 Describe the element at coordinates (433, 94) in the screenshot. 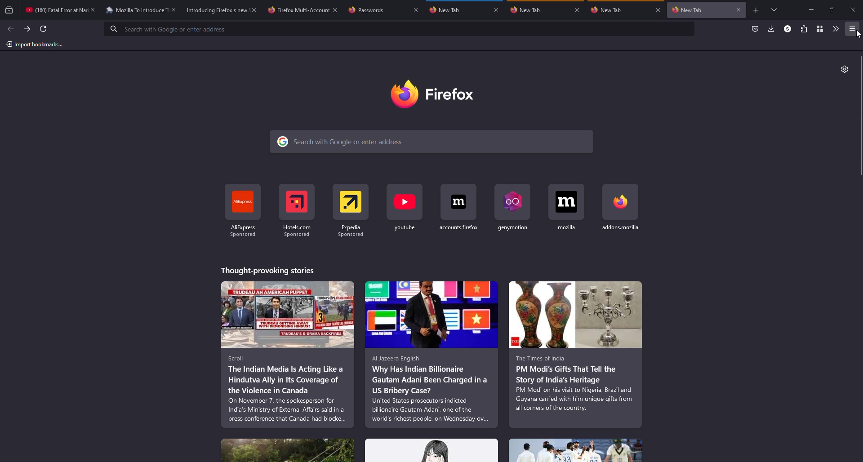

I see `firefox` at that location.